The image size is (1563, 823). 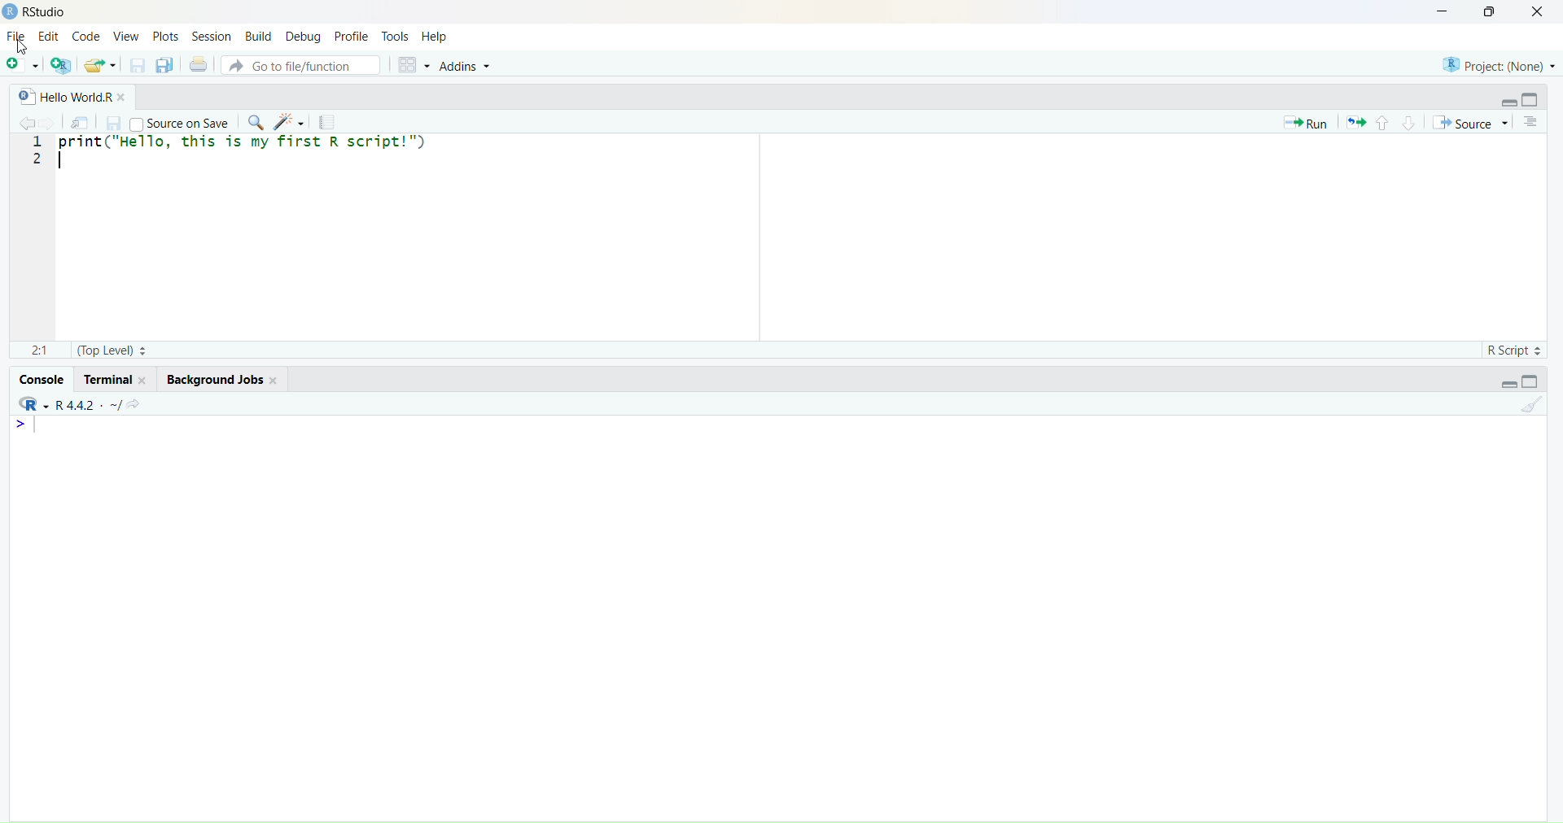 What do you see at coordinates (81, 122) in the screenshot?
I see `Show in new window` at bounding box center [81, 122].